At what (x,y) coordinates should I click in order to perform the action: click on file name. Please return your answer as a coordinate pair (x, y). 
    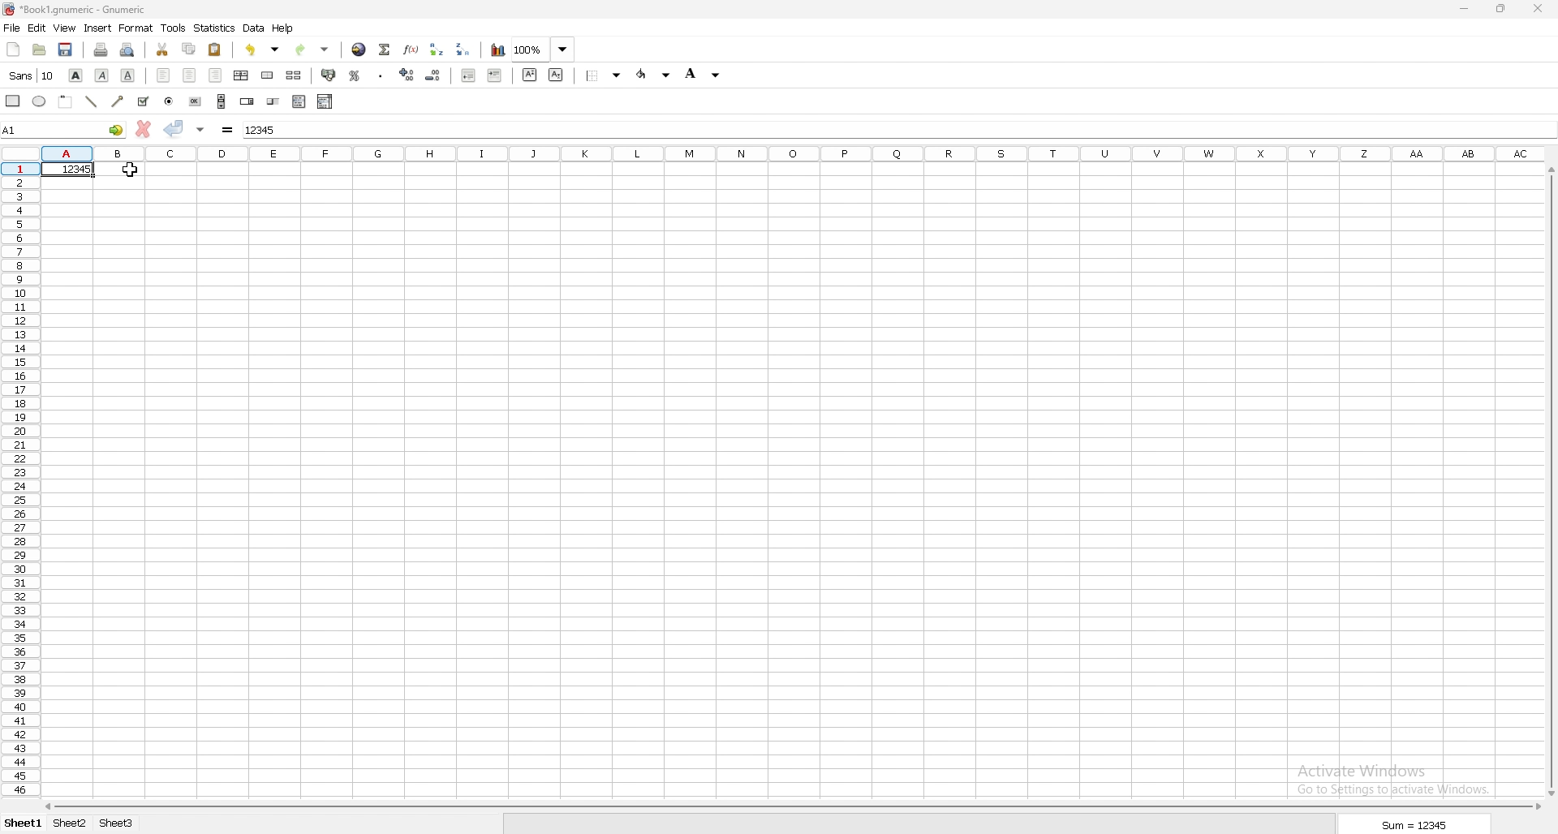
    Looking at the image, I should click on (75, 11).